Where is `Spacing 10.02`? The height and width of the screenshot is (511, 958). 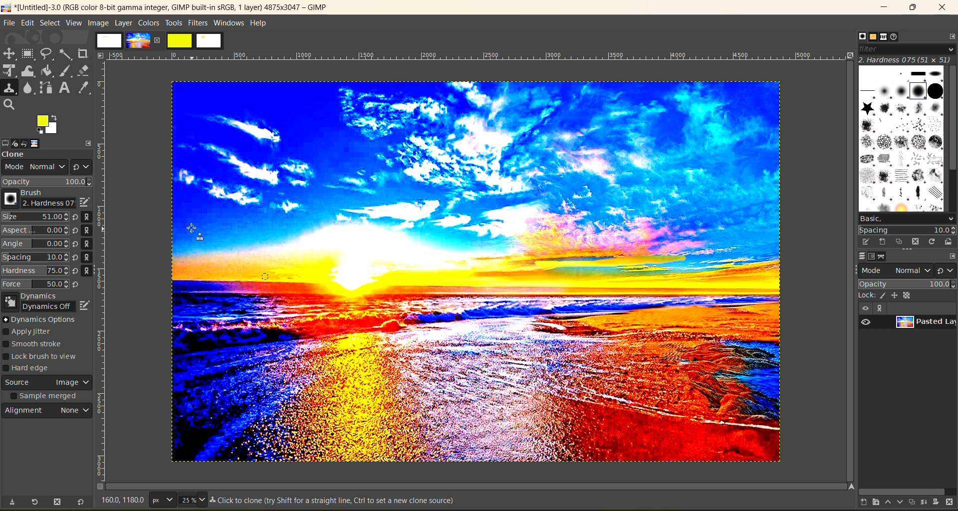 Spacing 10.02 is located at coordinates (36, 257).